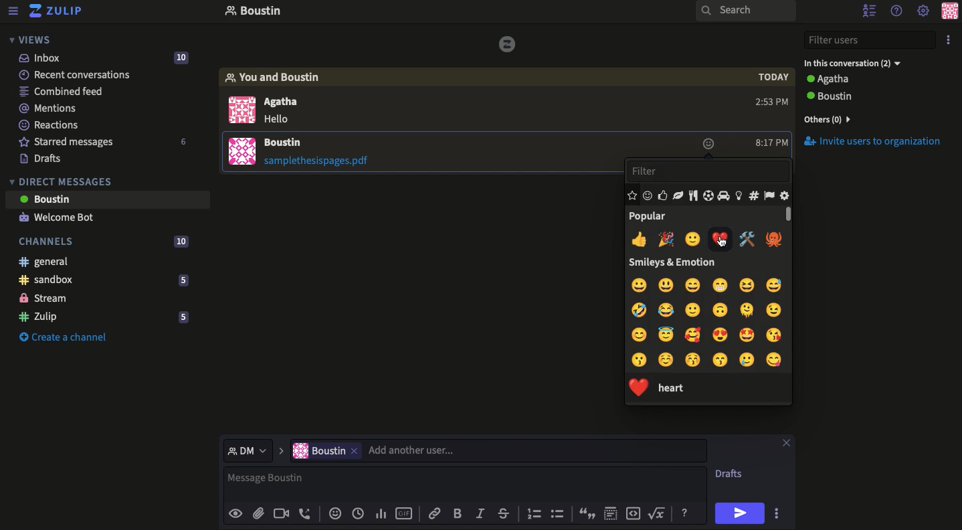  Describe the element at coordinates (720, 238) in the screenshot. I see `red heart` at that location.